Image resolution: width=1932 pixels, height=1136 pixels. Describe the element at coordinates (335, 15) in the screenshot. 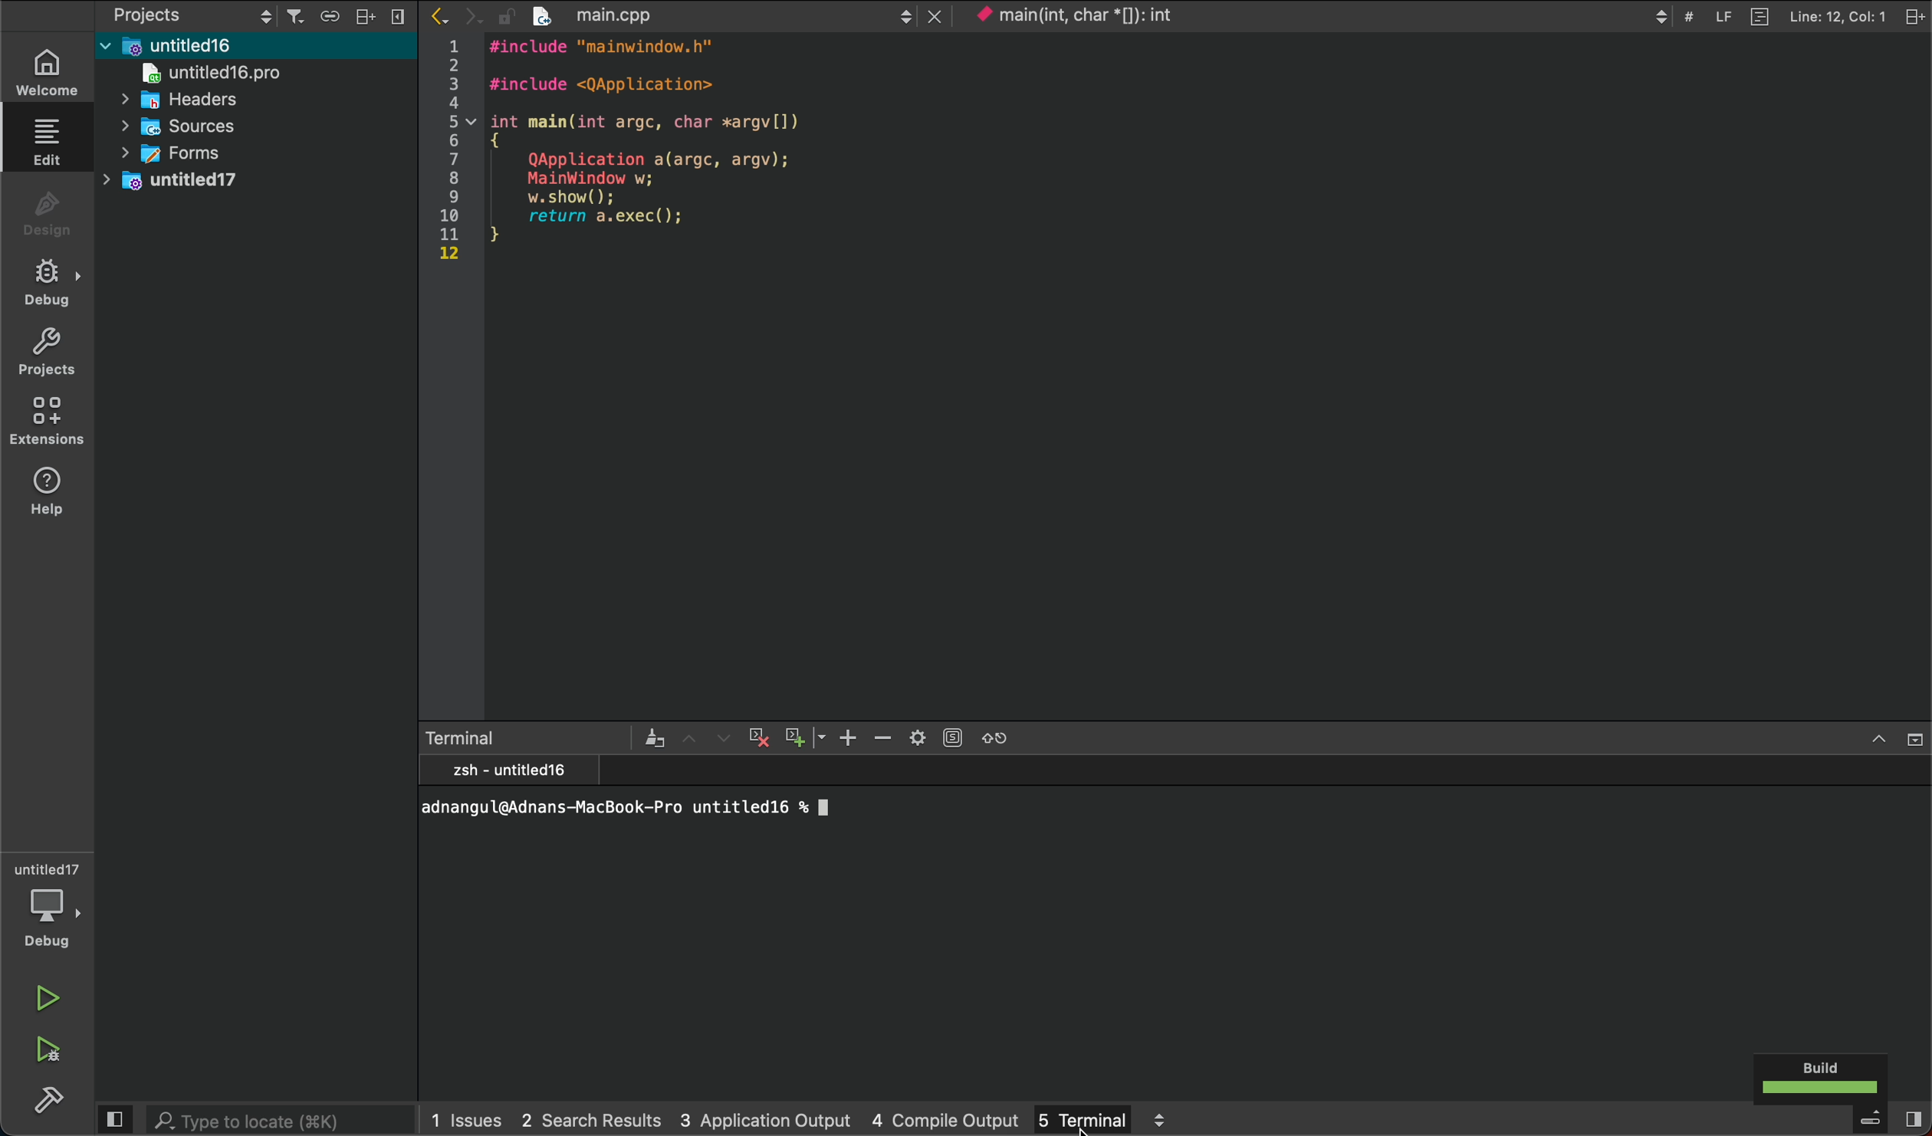

I see `link` at that location.